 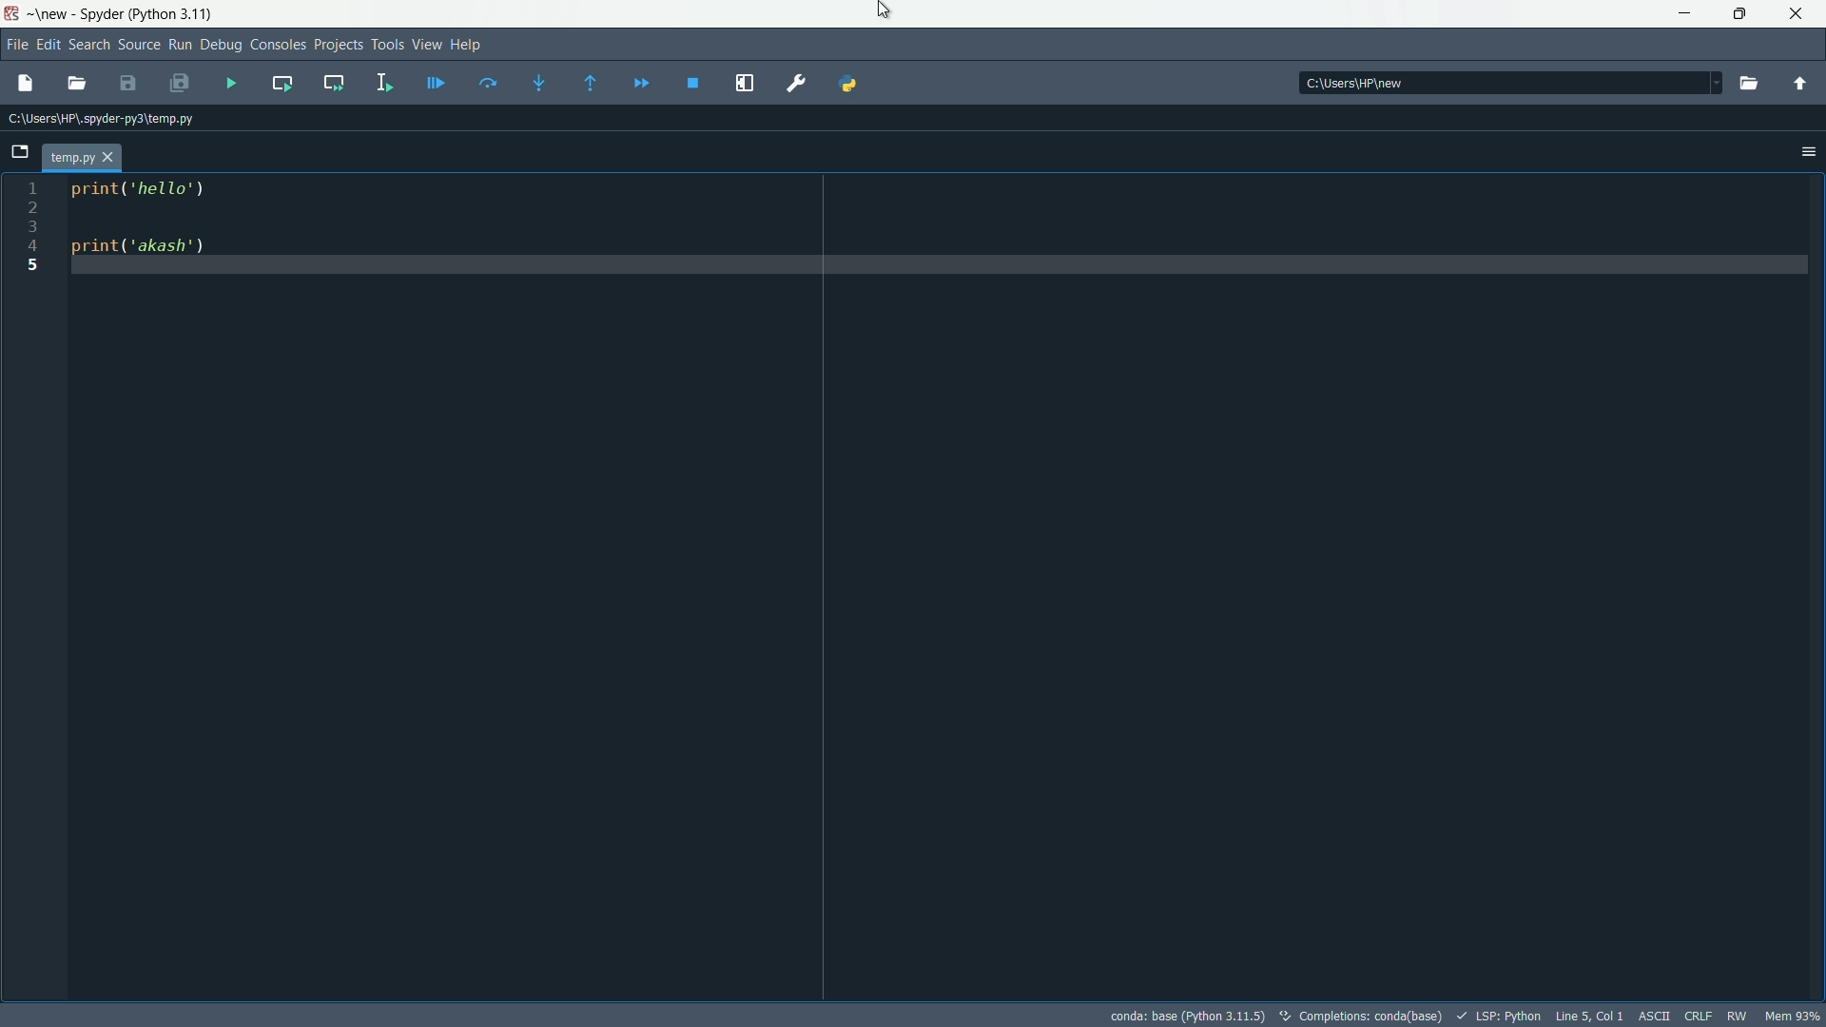 What do you see at coordinates (149, 223) in the screenshot?
I see `code` at bounding box center [149, 223].